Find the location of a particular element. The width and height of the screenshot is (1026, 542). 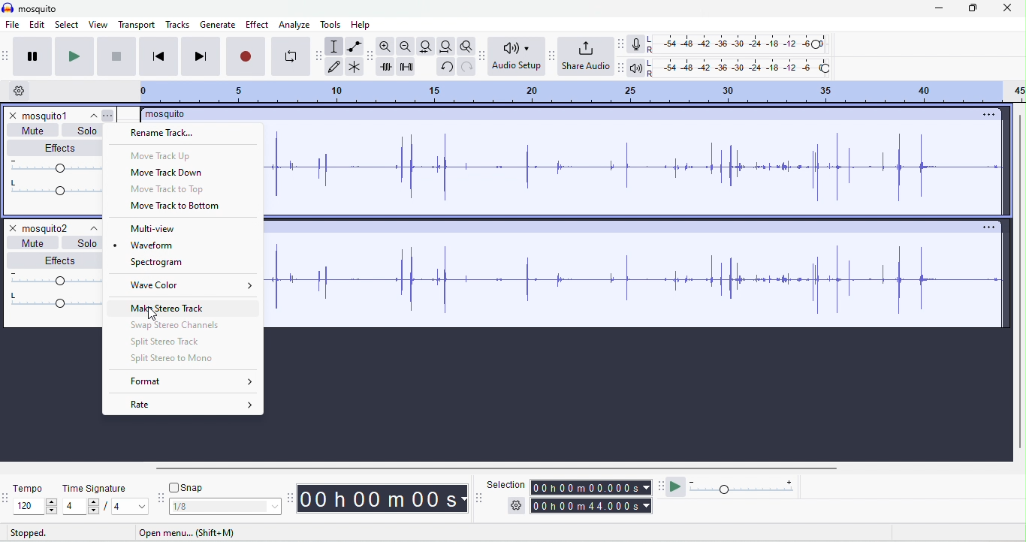

effect is located at coordinates (257, 26).